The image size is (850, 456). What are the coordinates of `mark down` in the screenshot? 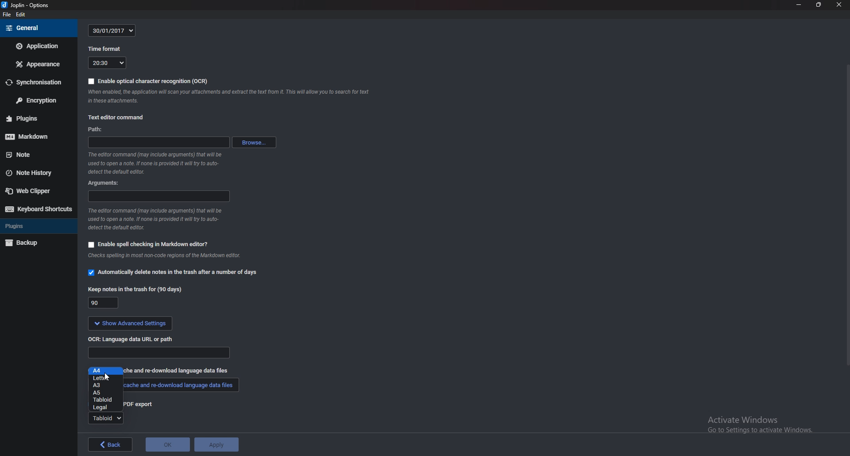 It's located at (30, 137).